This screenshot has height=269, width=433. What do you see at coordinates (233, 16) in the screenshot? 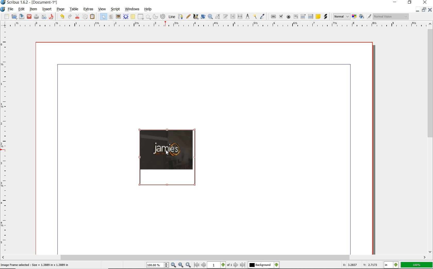
I see `link text frames` at bounding box center [233, 16].